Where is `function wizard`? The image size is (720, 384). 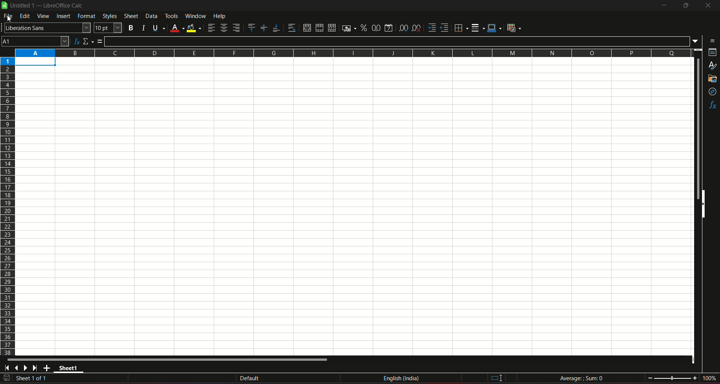
function wizard is located at coordinates (76, 40).